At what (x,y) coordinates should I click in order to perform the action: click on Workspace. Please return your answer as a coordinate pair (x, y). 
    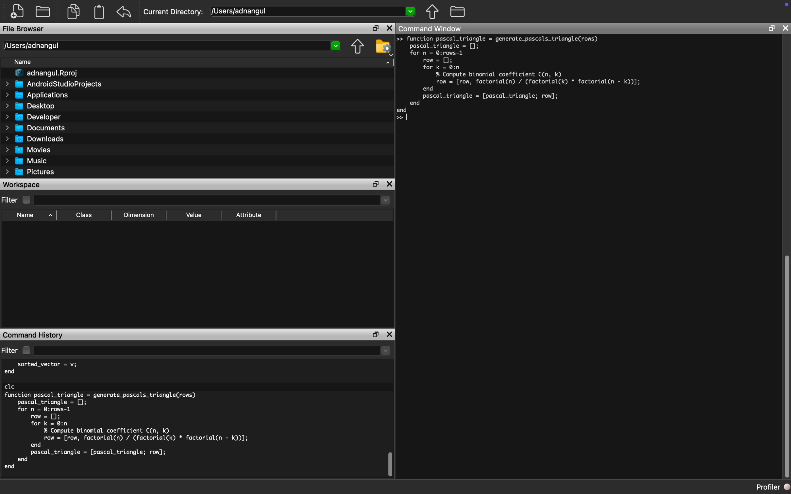
    Looking at the image, I should click on (24, 185).